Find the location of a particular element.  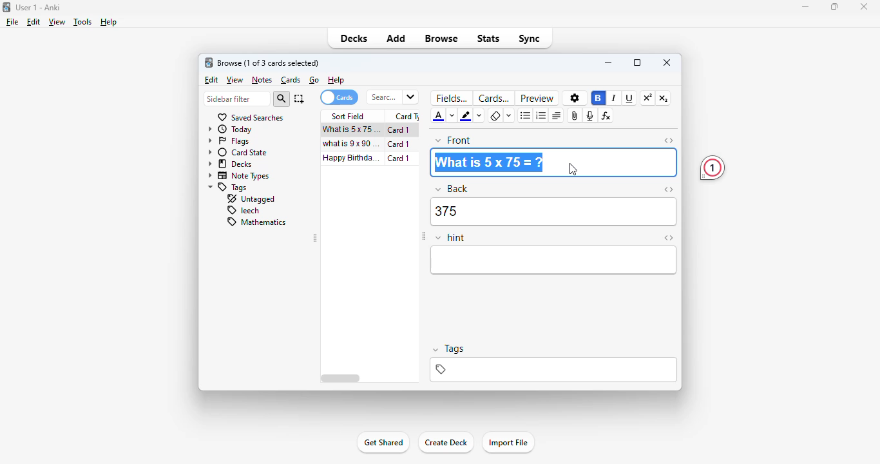

sort field is located at coordinates (349, 117).